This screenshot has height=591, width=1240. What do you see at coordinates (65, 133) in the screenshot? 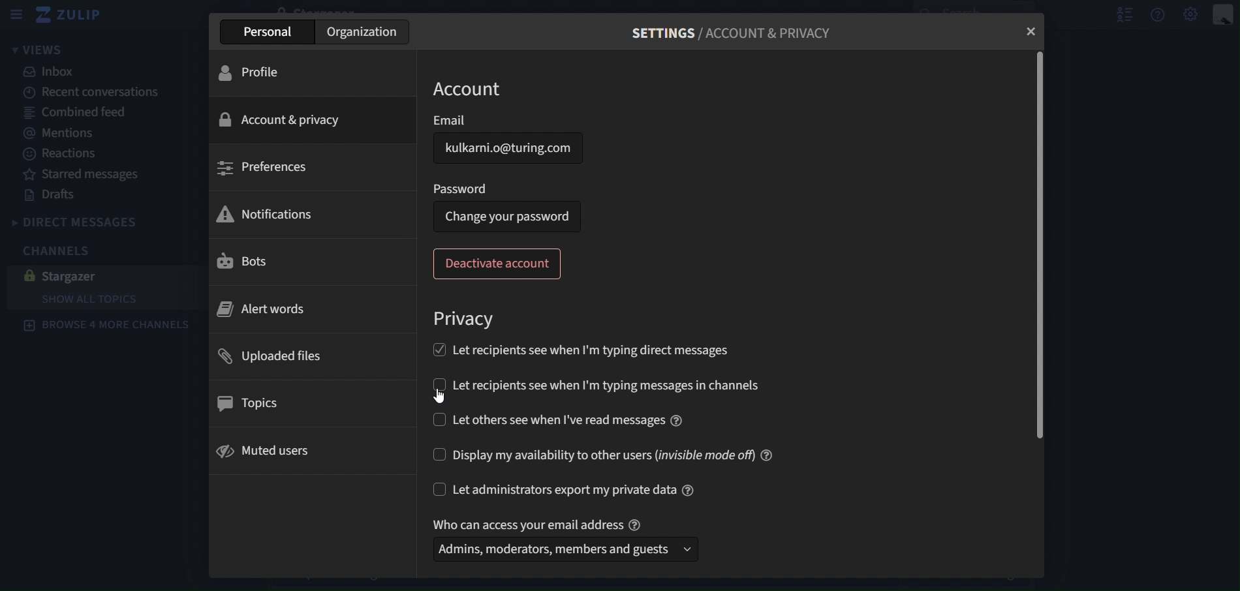
I see `mentions` at bounding box center [65, 133].